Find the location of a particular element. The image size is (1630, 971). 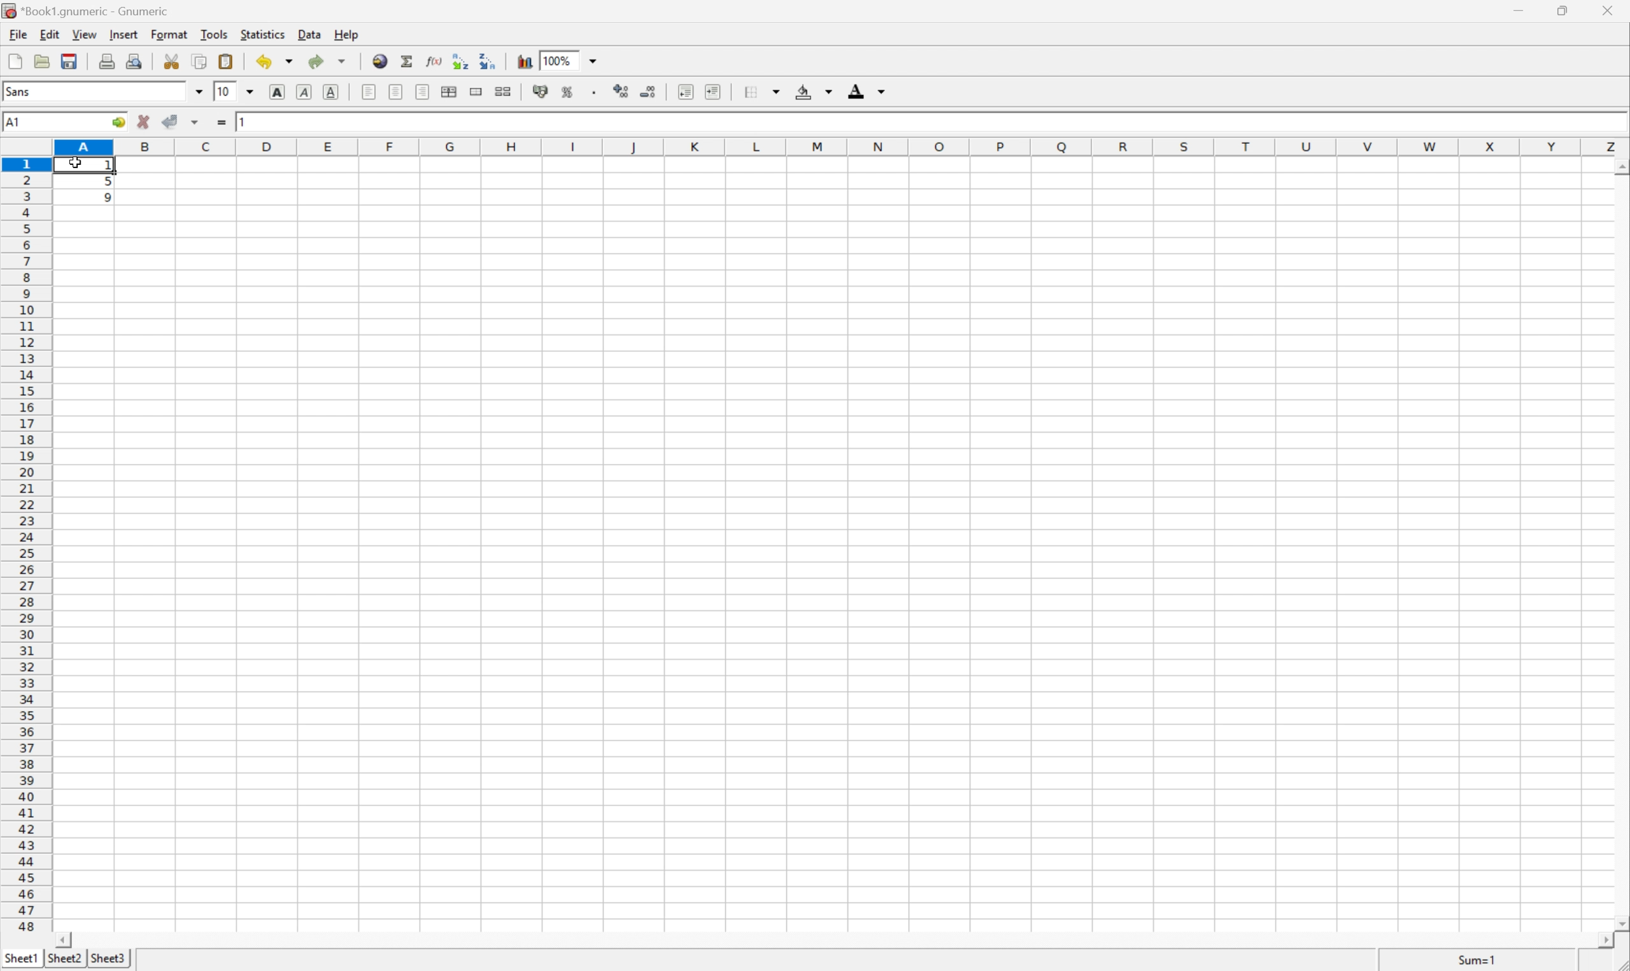

format selection as percentage is located at coordinates (568, 92).